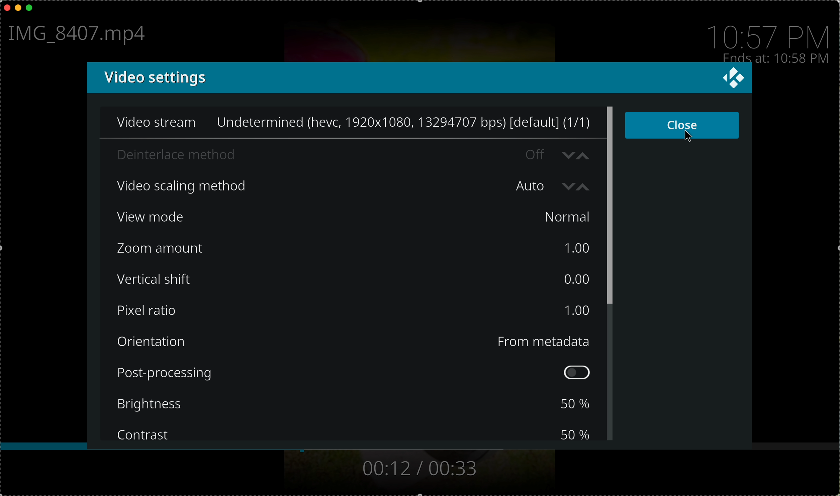 This screenshot has width=840, height=496. Describe the element at coordinates (688, 137) in the screenshot. I see `Cursor` at that location.